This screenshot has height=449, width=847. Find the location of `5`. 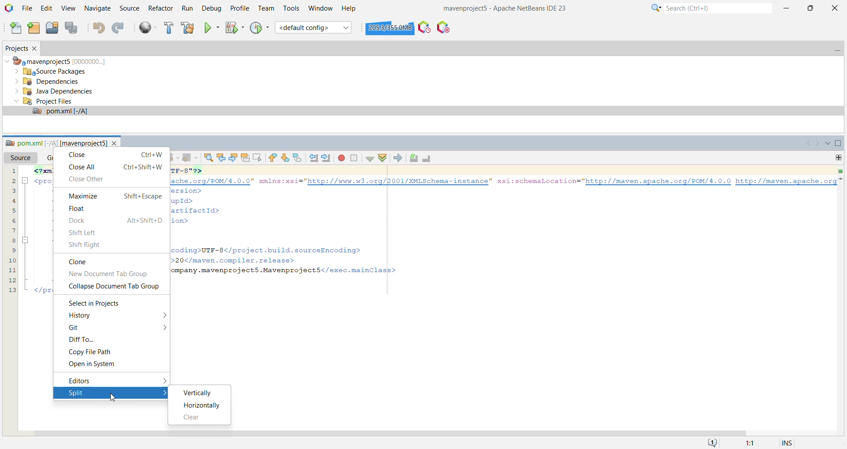

5 is located at coordinates (11, 210).